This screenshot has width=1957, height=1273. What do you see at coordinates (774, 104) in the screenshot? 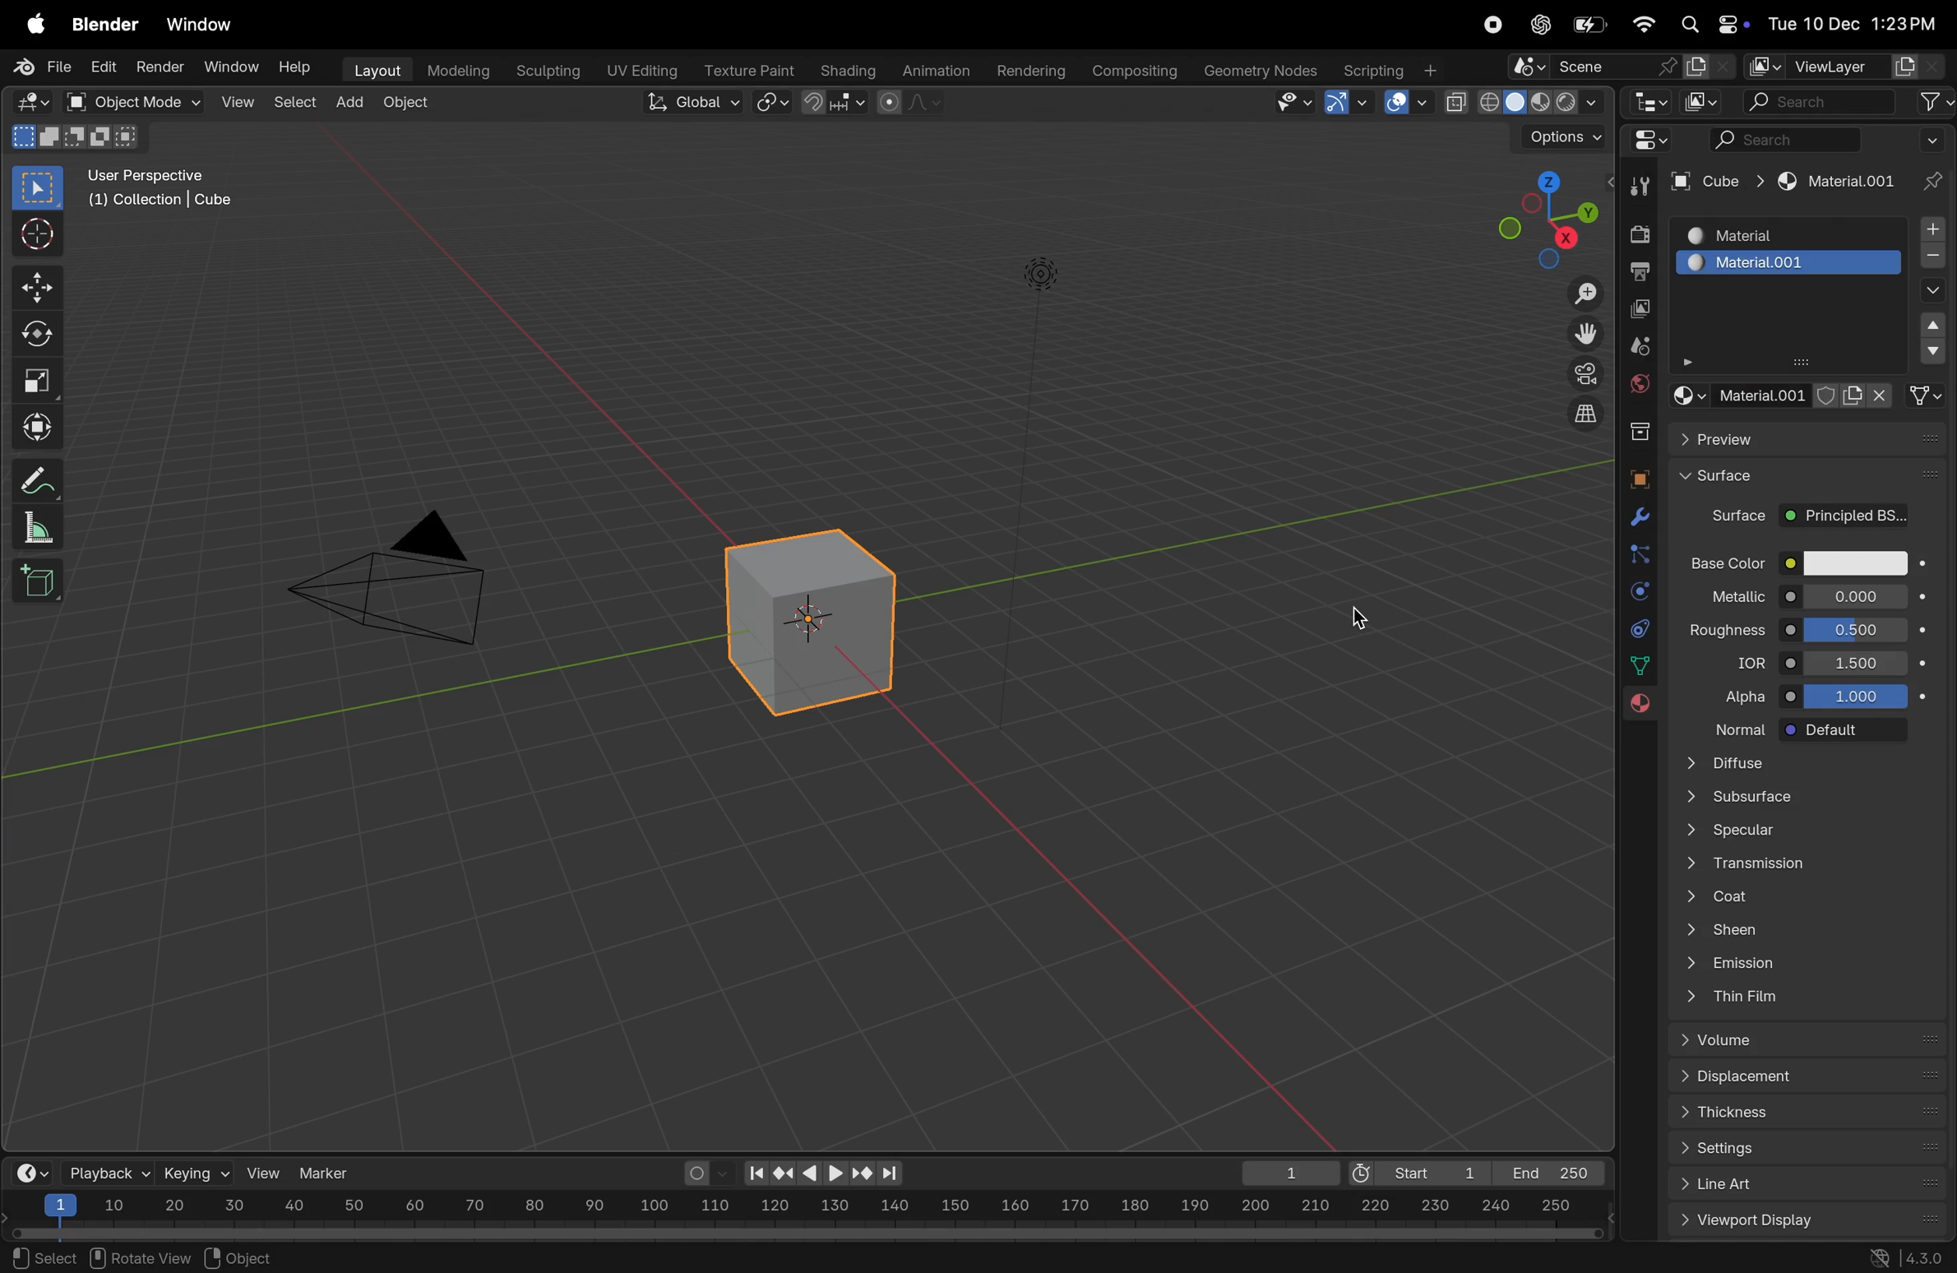
I see `snap` at bounding box center [774, 104].